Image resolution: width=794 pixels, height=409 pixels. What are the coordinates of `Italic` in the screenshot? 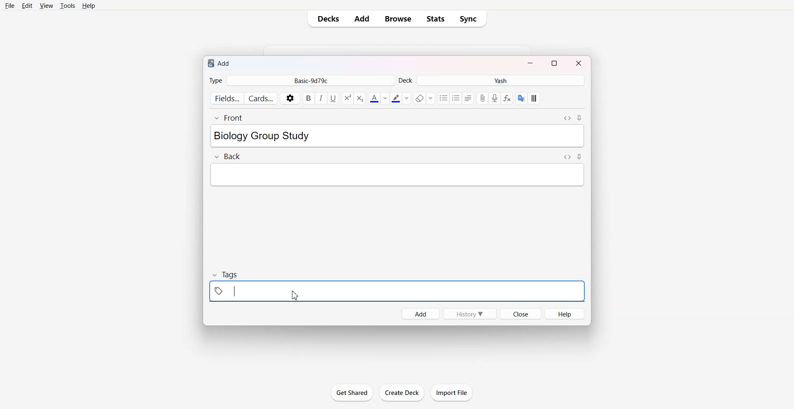 It's located at (321, 99).